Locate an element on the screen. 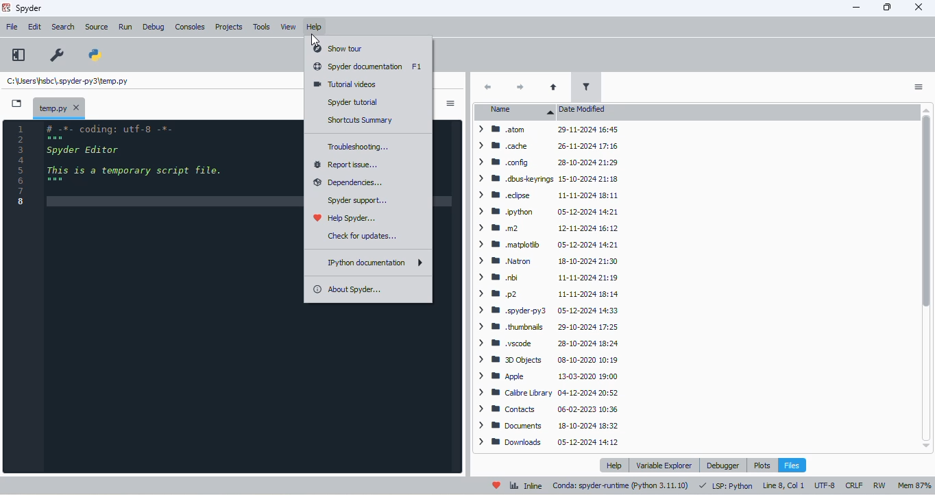  help is located at coordinates (614, 465).